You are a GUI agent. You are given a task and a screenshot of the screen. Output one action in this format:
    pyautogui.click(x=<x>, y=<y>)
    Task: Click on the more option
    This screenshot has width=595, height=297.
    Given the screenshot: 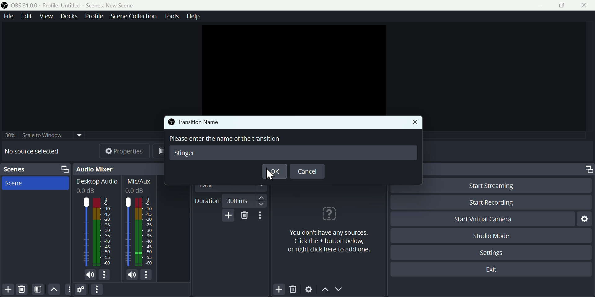 What is the action you would take?
    pyautogui.click(x=68, y=290)
    